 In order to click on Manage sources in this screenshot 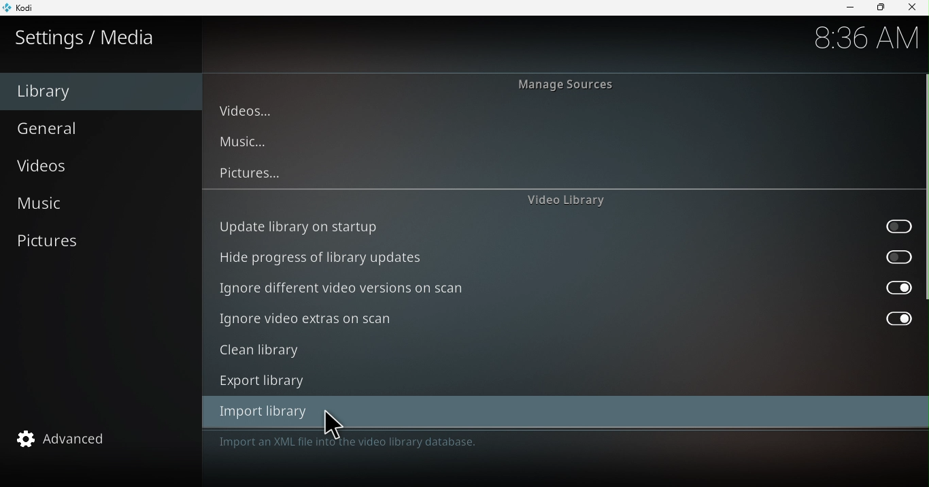, I will do `click(576, 86)`.